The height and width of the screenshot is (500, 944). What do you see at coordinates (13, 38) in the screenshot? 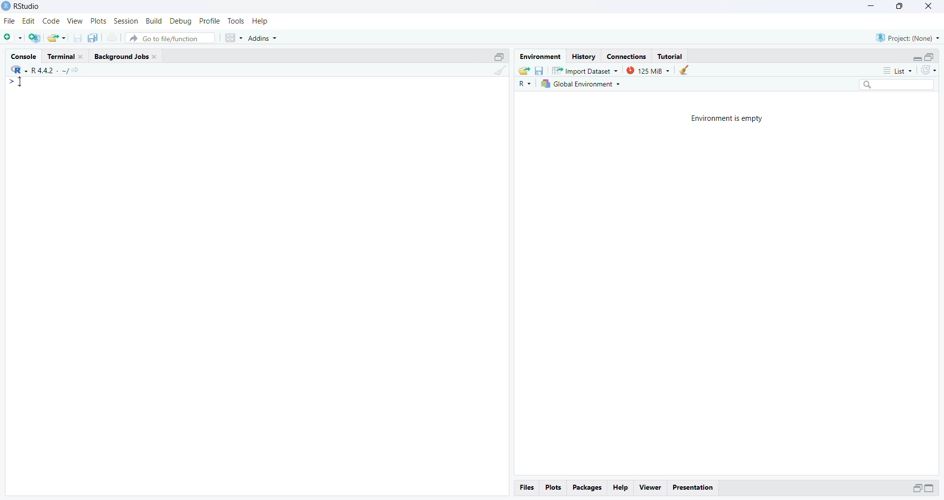
I see `new file` at bounding box center [13, 38].